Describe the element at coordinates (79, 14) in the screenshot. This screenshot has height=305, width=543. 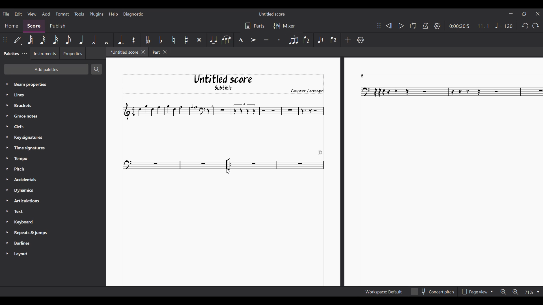
I see `Tools menu` at that location.